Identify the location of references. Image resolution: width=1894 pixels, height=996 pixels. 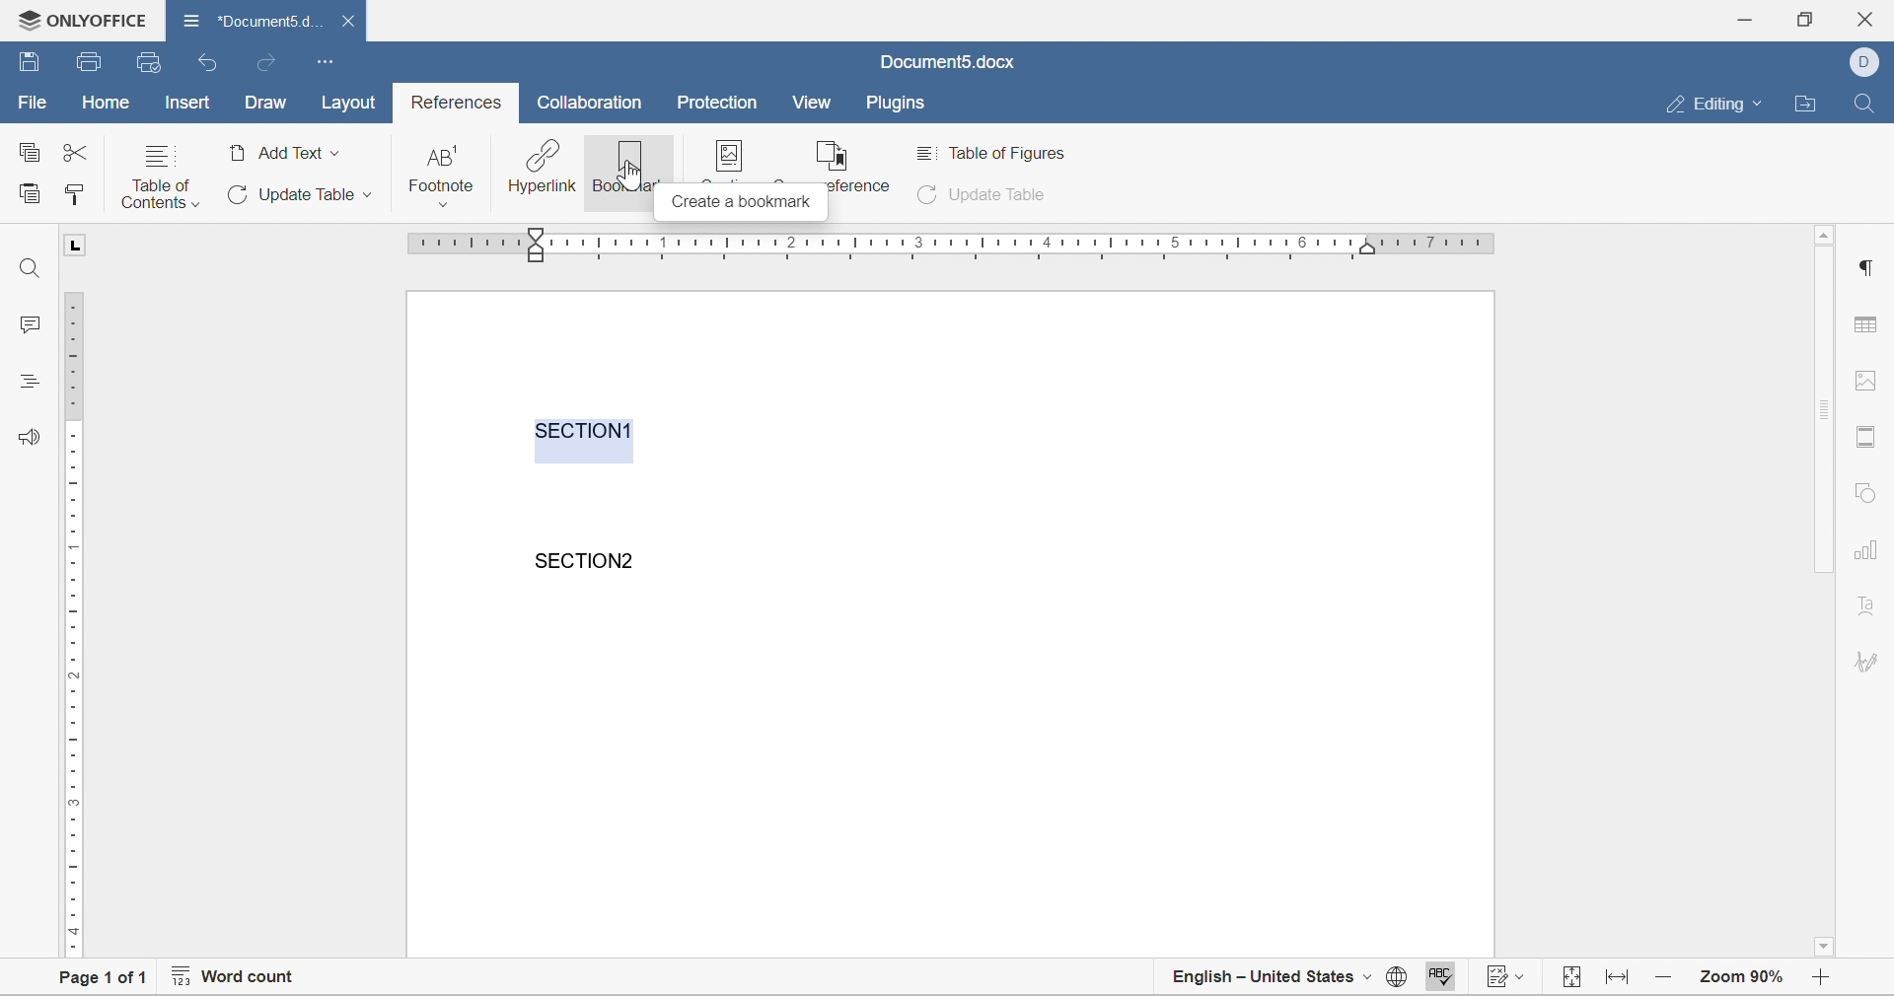
(458, 103).